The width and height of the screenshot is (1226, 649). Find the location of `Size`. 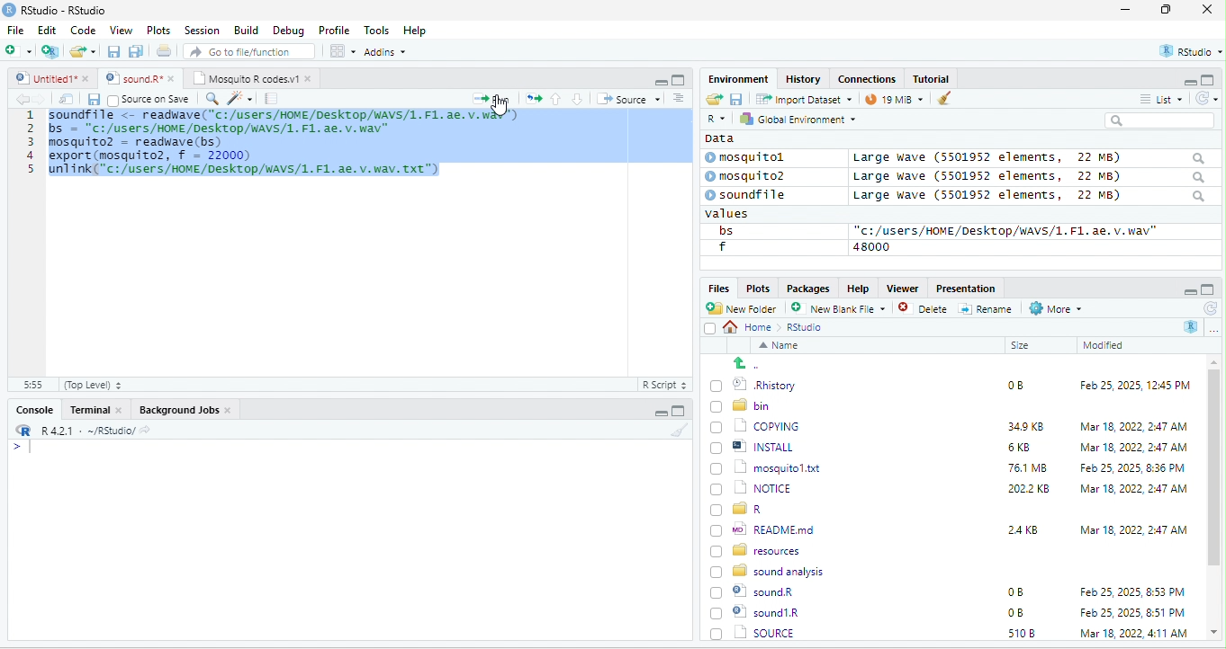

Size is located at coordinates (1021, 346).